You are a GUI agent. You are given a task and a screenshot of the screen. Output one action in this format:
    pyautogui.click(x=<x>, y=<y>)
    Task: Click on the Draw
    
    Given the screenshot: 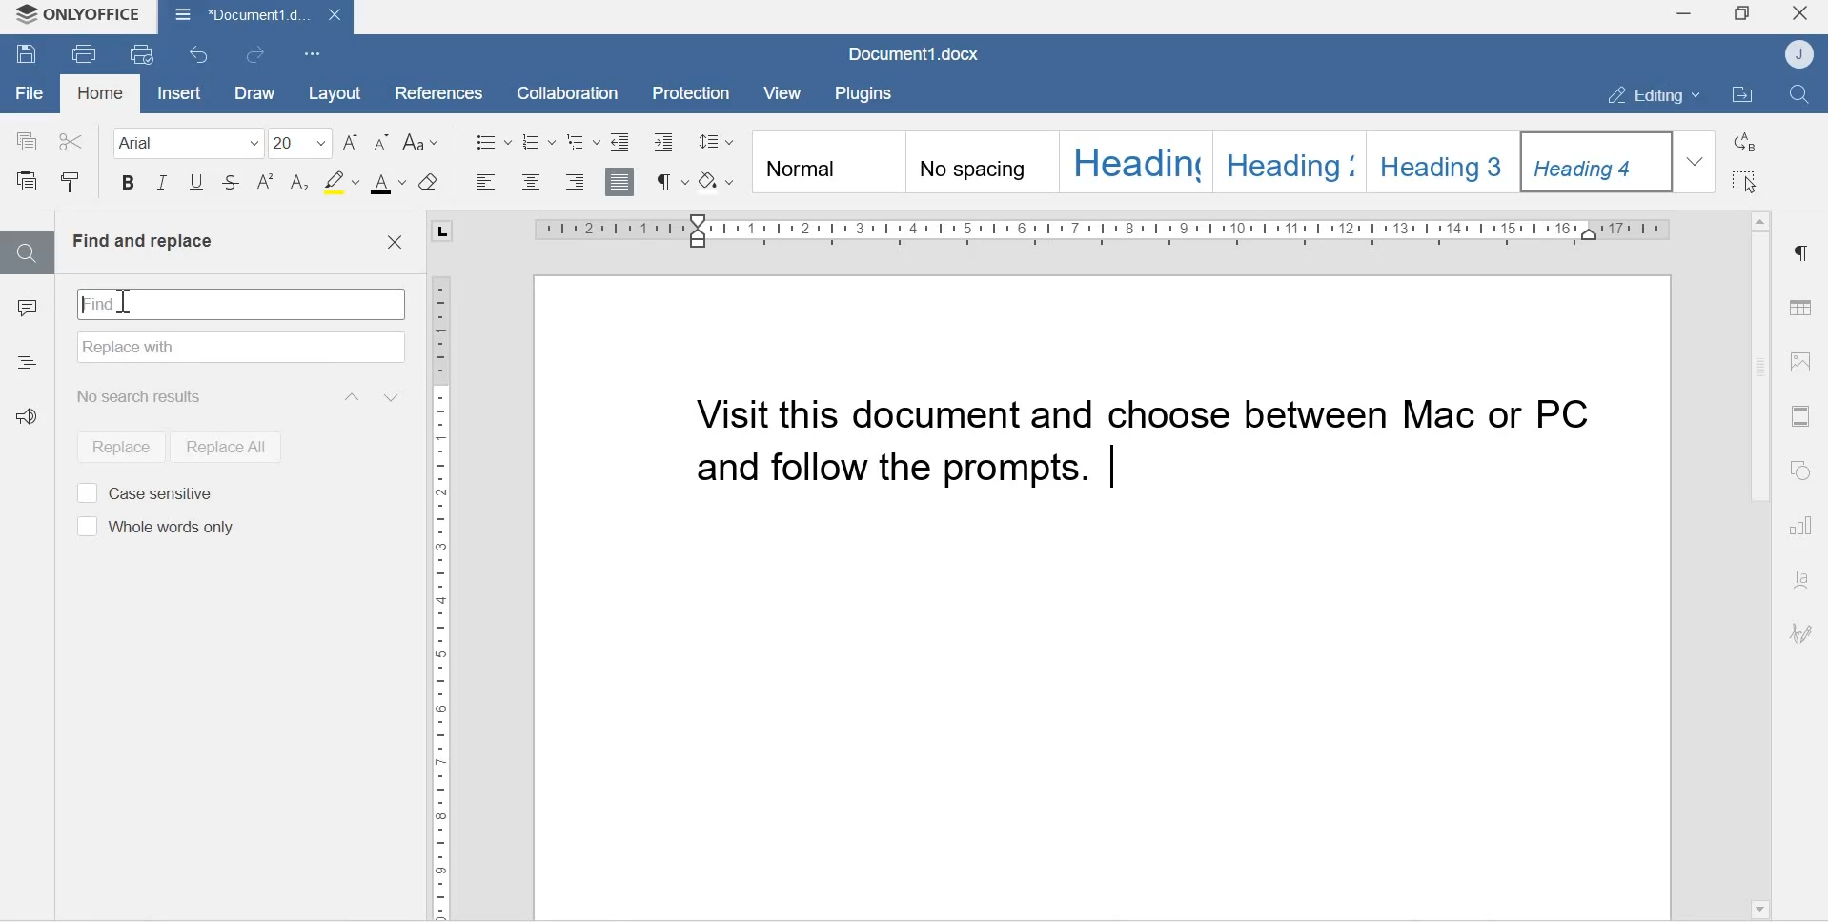 What is the action you would take?
    pyautogui.click(x=252, y=93)
    